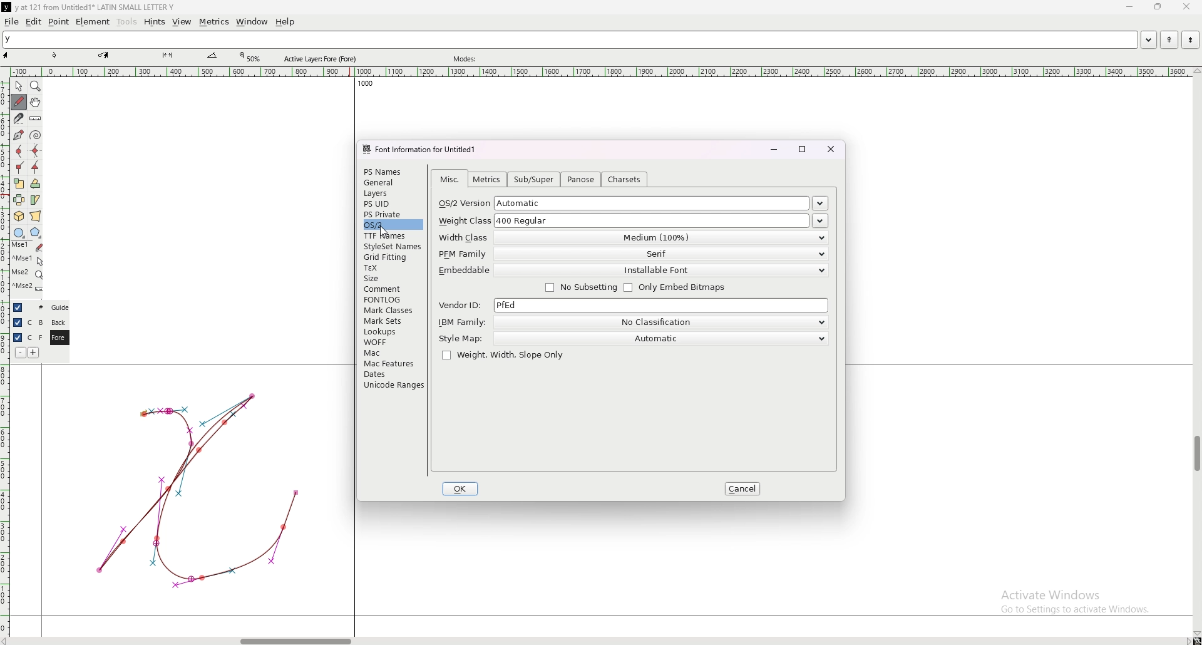 This screenshot has height=645, width=1202. What do you see at coordinates (393, 204) in the screenshot?
I see `ps uid` at bounding box center [393, 204].